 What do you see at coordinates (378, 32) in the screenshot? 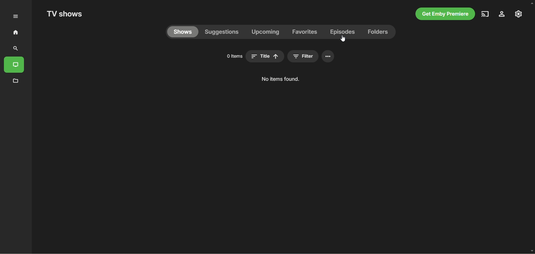
I see `folders` at bounding box center [378, 32].